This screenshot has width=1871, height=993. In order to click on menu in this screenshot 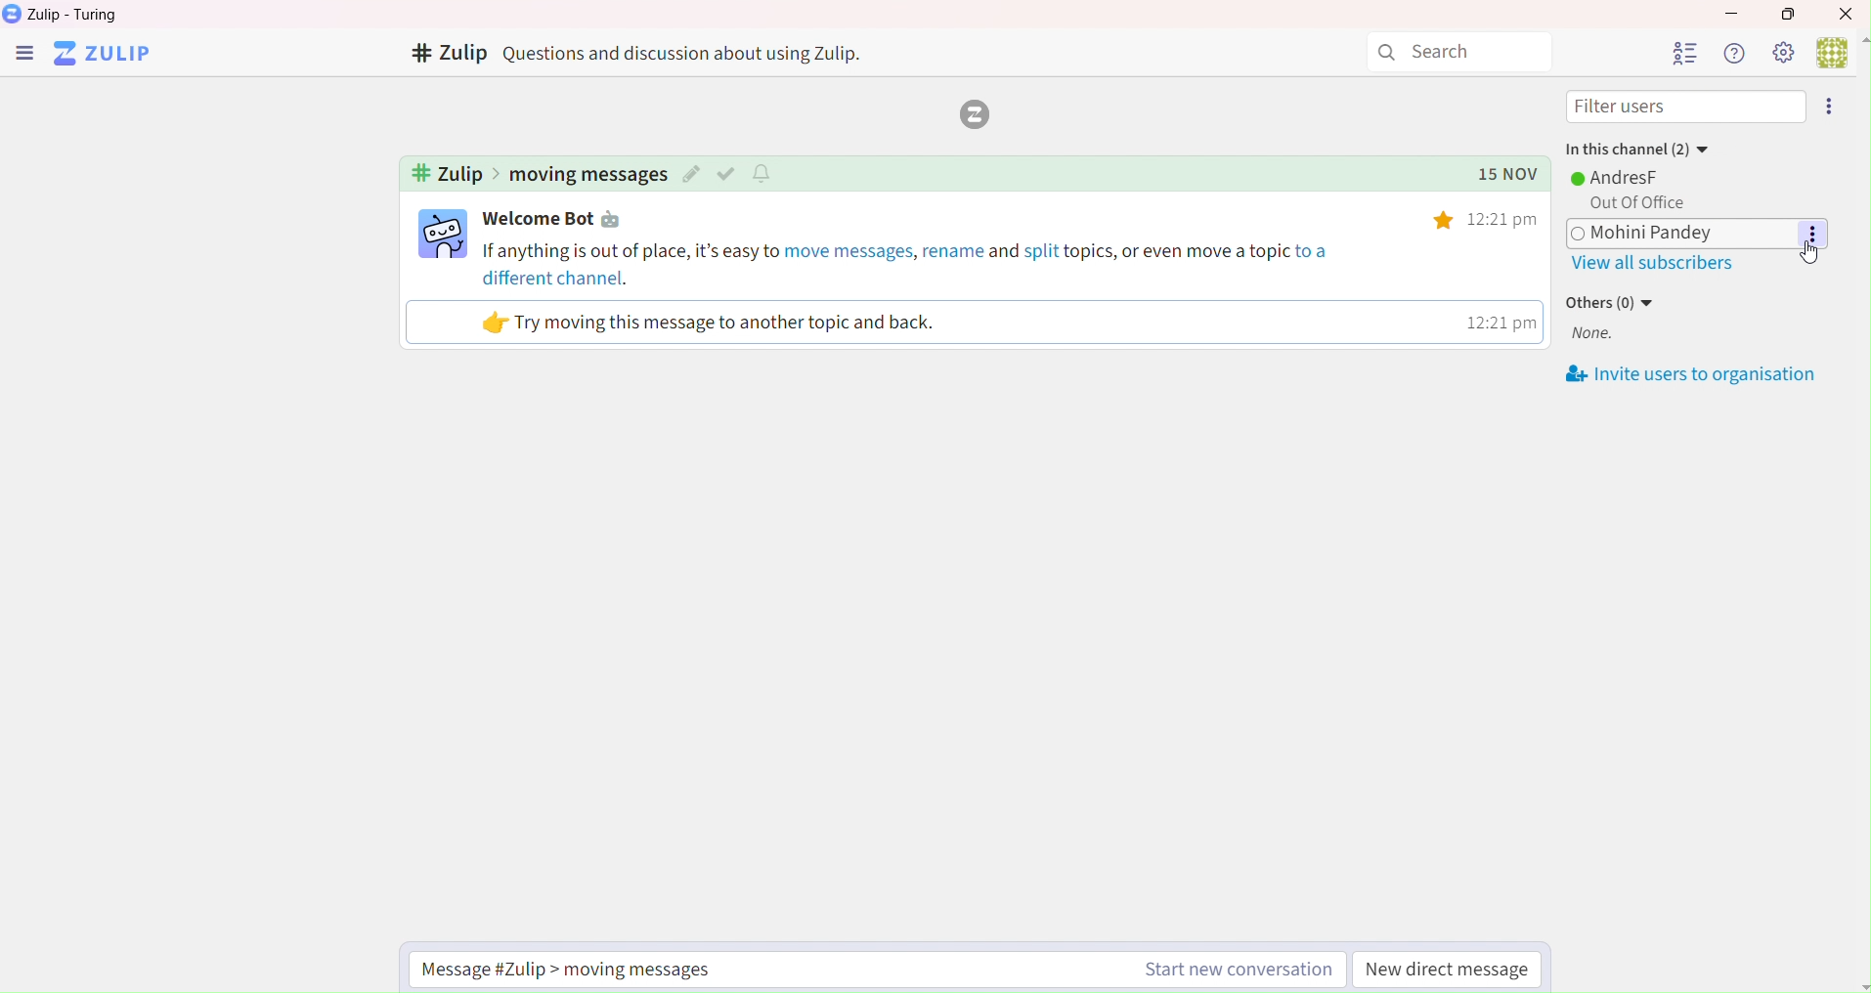, I will do `click(1833, 107)`.